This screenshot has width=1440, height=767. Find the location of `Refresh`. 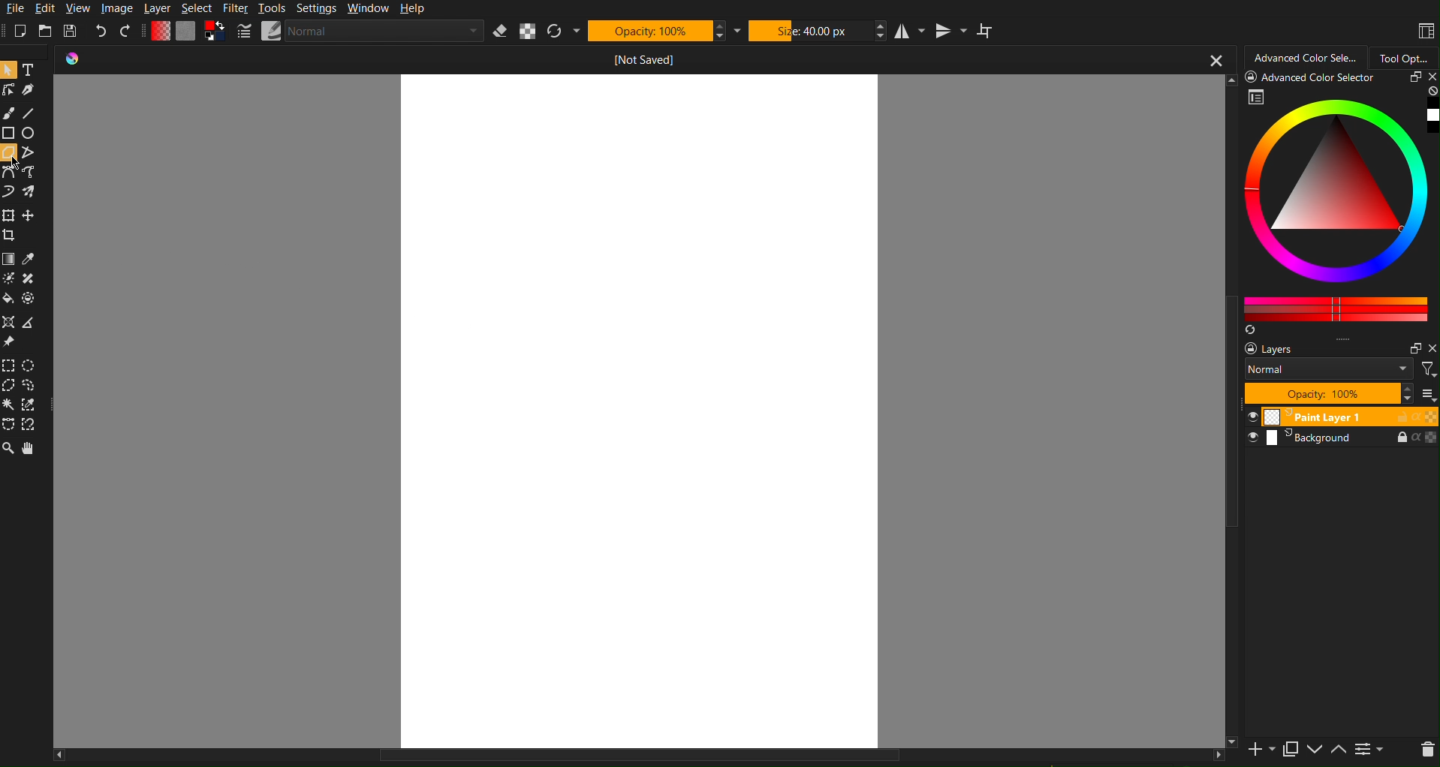

Refresh is located at coordinates (556, 32).